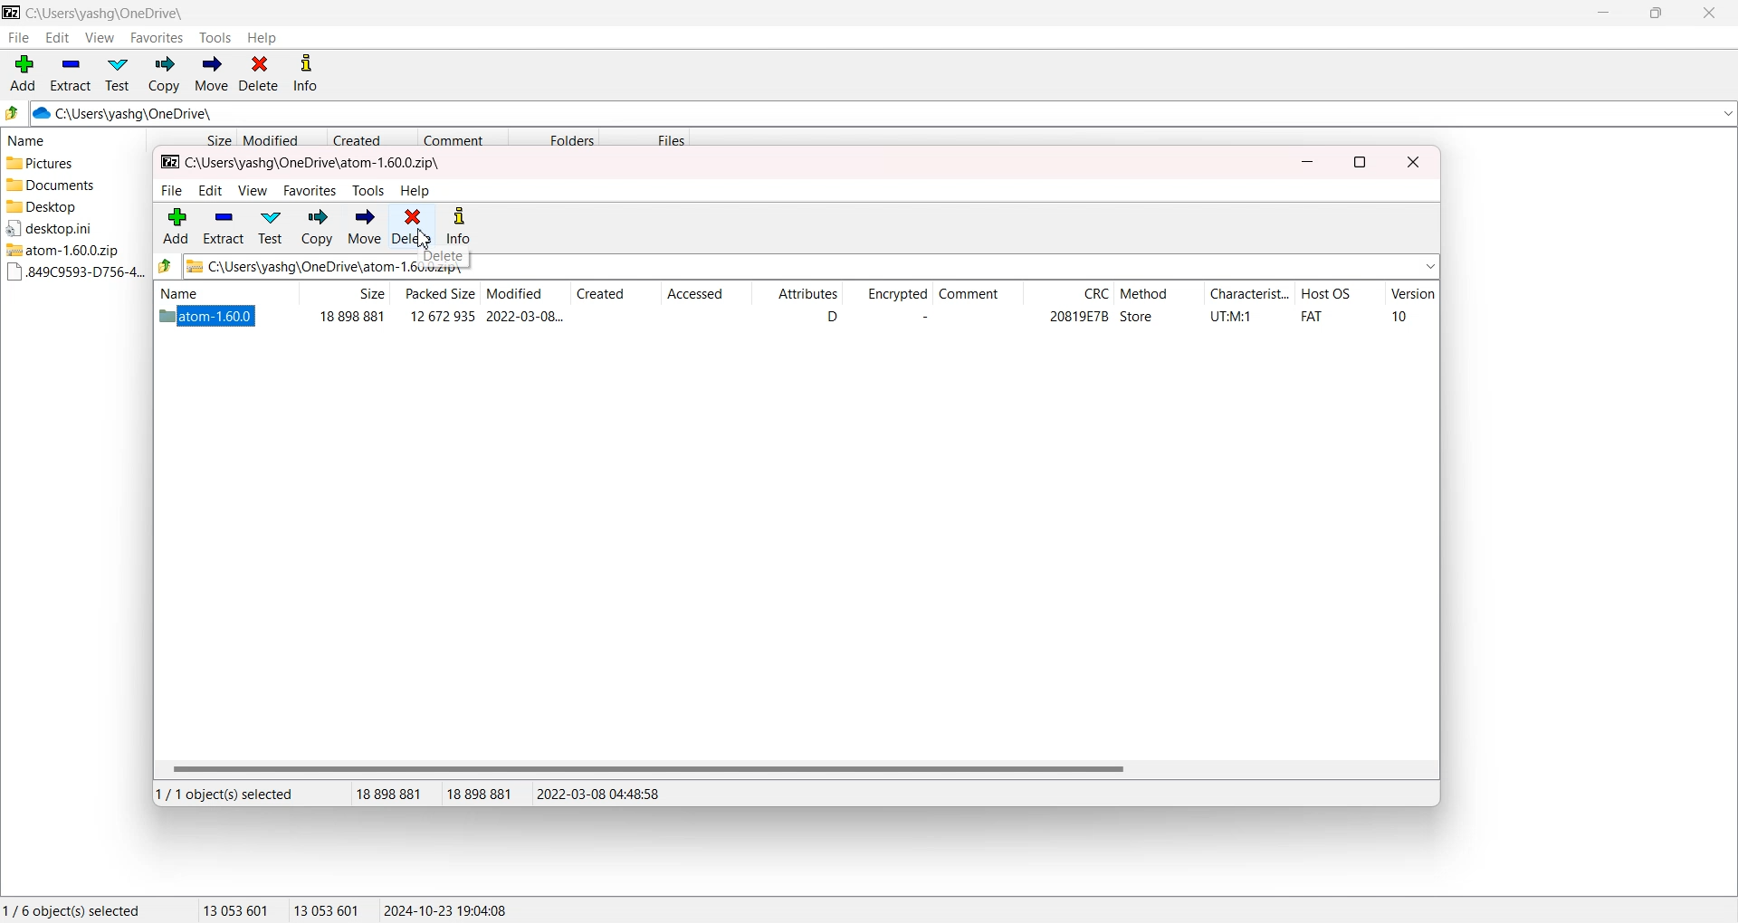 The image size is (1738, 923). What do you see at coordinates (281, 138) in the screenshot?
I see `Modified date` at bounding box center [281, 138].